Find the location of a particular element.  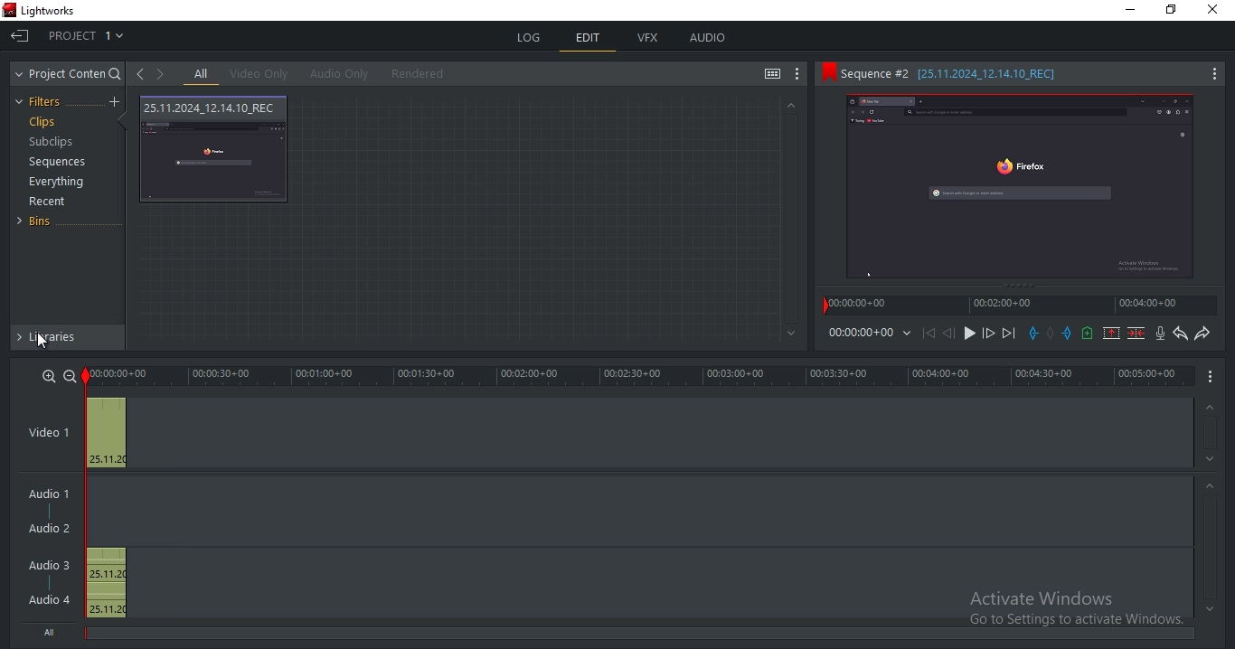

record audio is located at coordinates (1159, 334).